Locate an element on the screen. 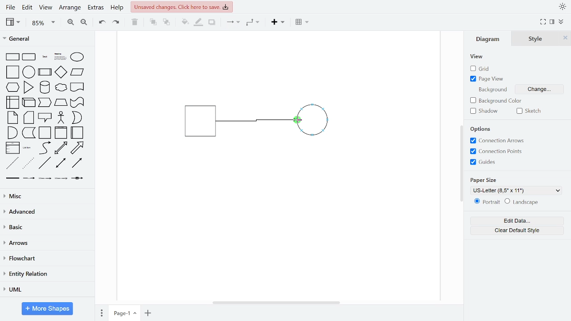 This screenshot has width=571, height=321. arrows is located at coordinates (46, 243).